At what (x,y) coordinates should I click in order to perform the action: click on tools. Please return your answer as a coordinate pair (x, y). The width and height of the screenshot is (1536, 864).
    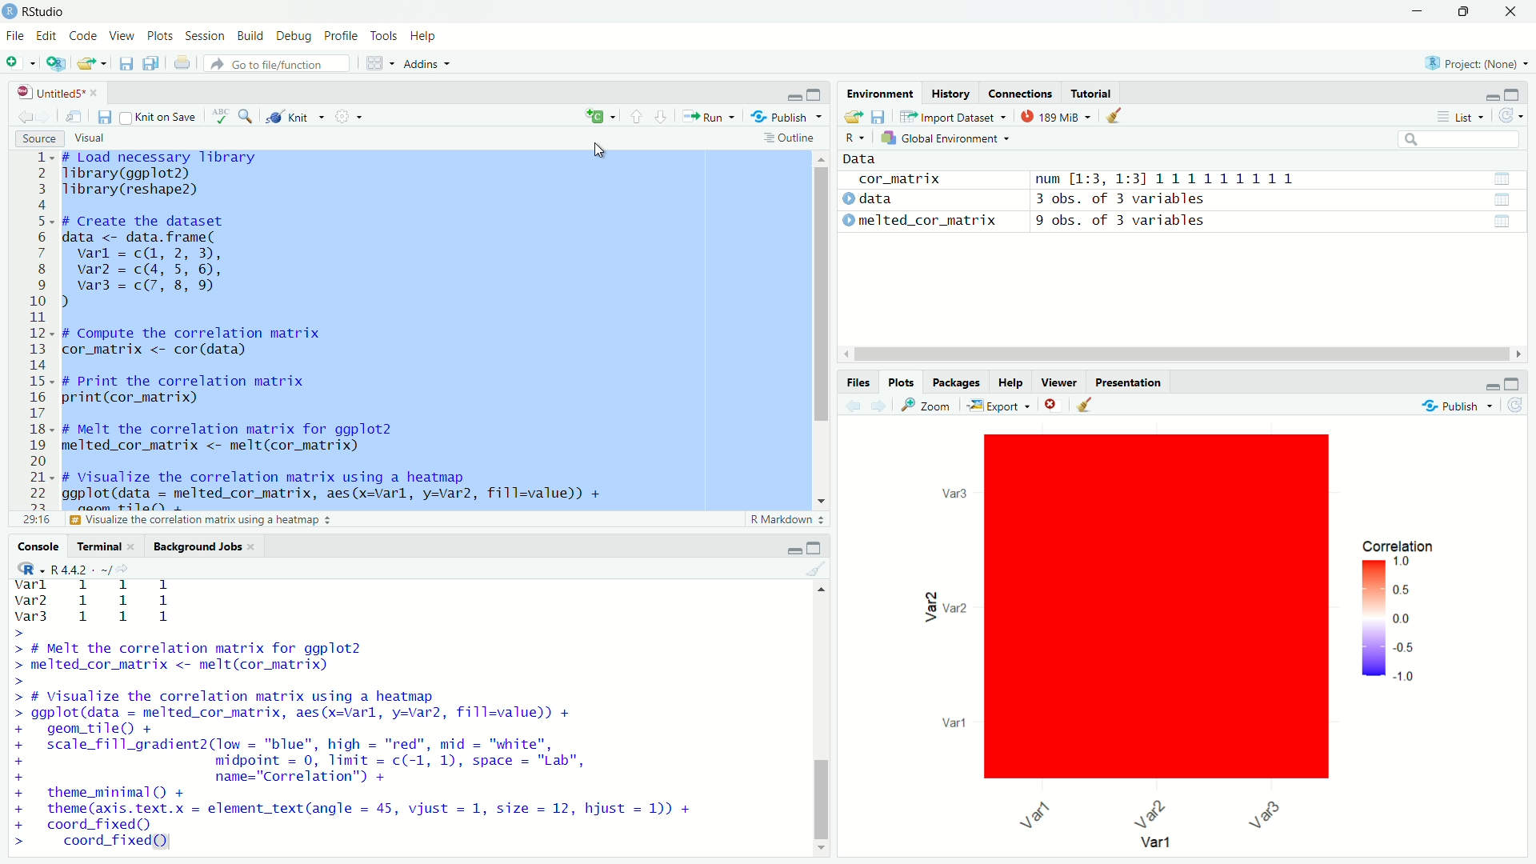
    Looking at the image, I should click on (384, 37).